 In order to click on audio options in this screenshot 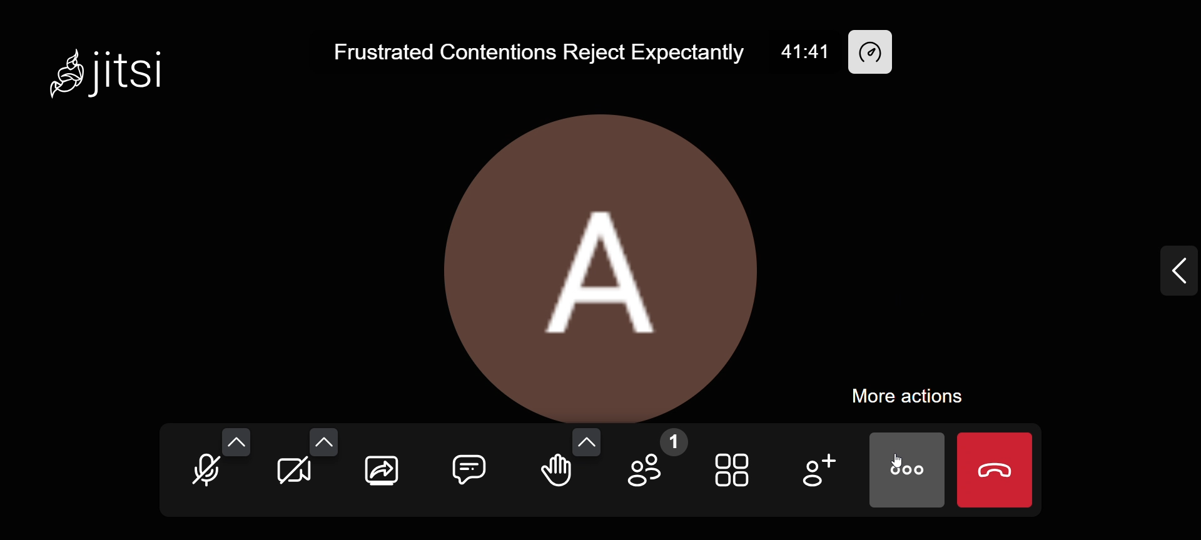, I will do `click(236, 438)`.